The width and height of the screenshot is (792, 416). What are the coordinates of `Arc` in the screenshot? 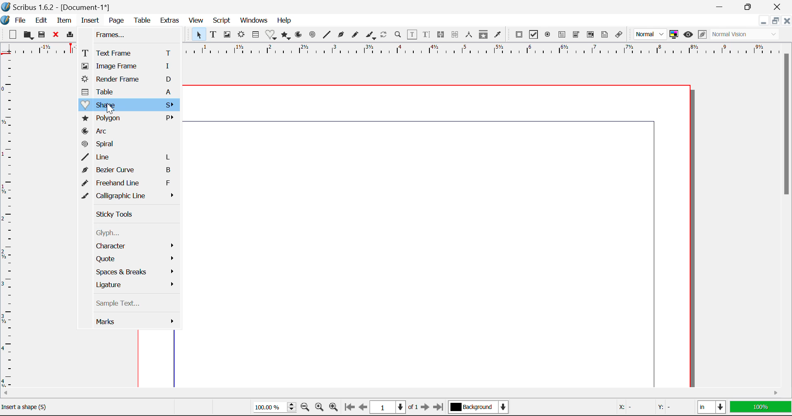 It's located at (130, 131).